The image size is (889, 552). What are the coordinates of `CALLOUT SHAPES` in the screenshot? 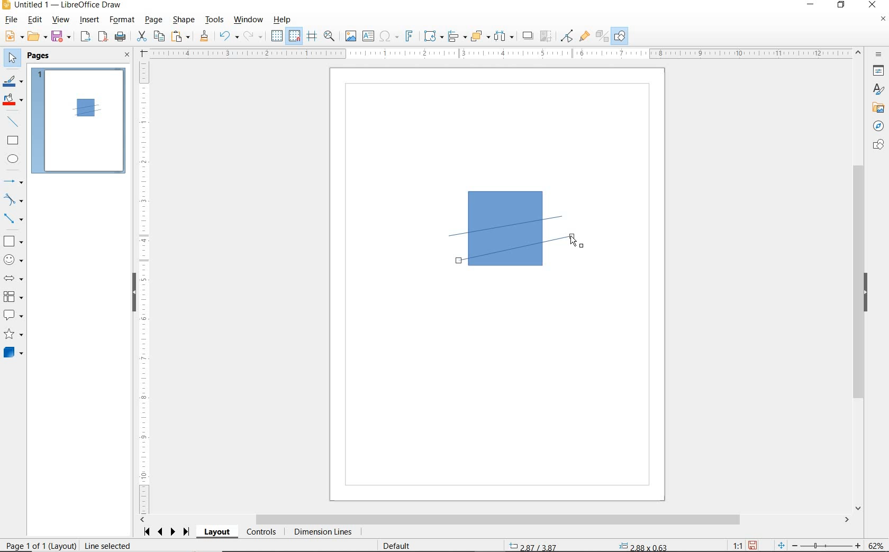 It's located at (14, 316).